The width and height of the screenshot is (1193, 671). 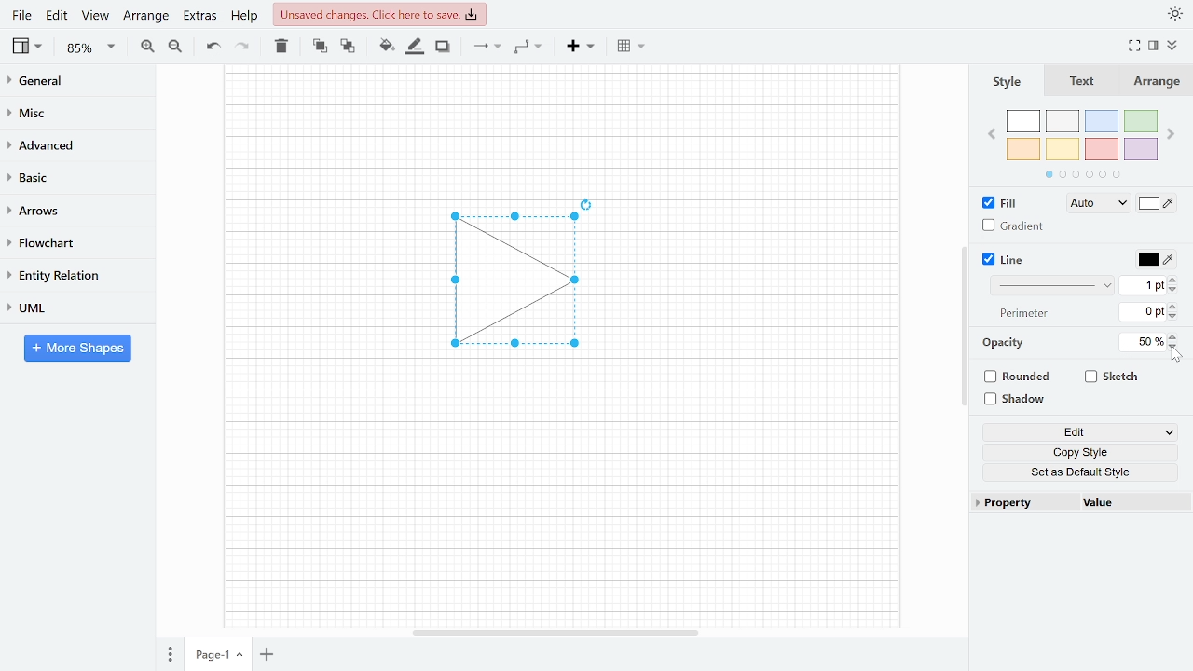 What do you see at coordinates (1175, 347) in the screenshot?
I see `Decrease opacity` at bounding box center [1175, 347].